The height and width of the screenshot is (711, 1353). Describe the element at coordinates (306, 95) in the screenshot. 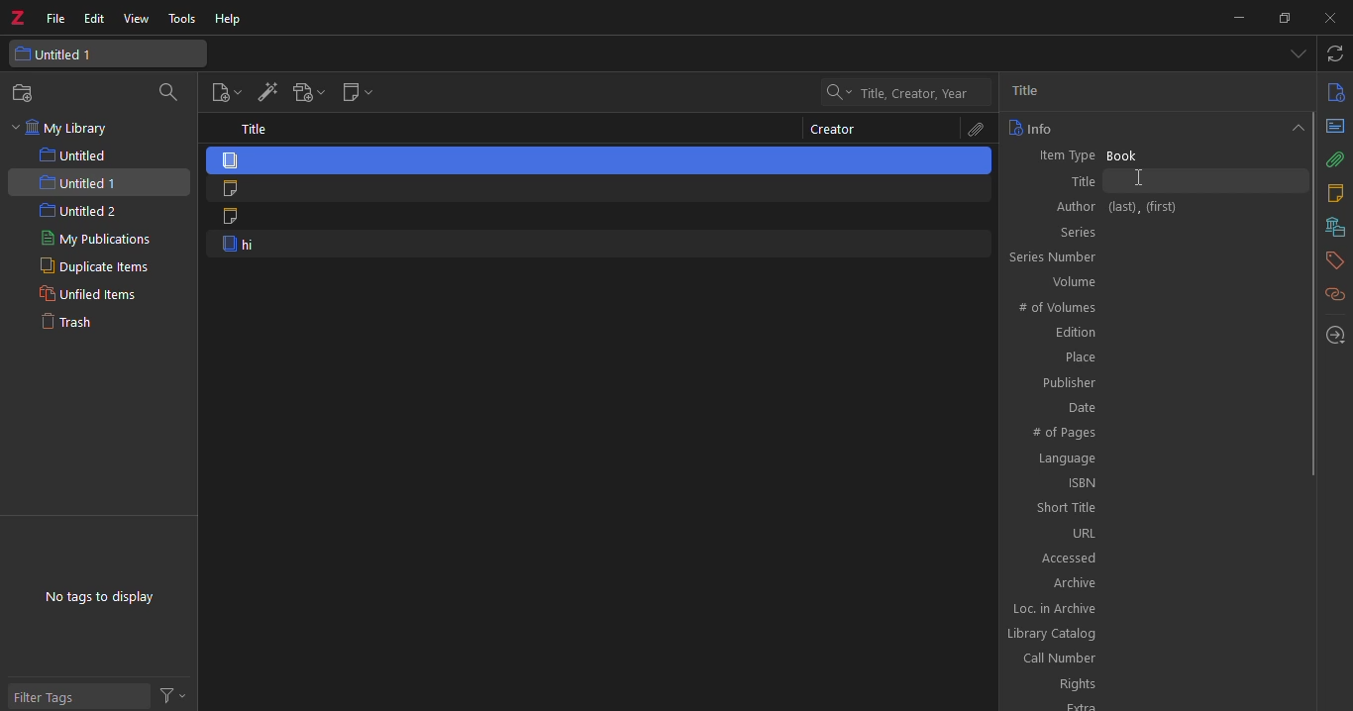

I see `add attach` at that location.